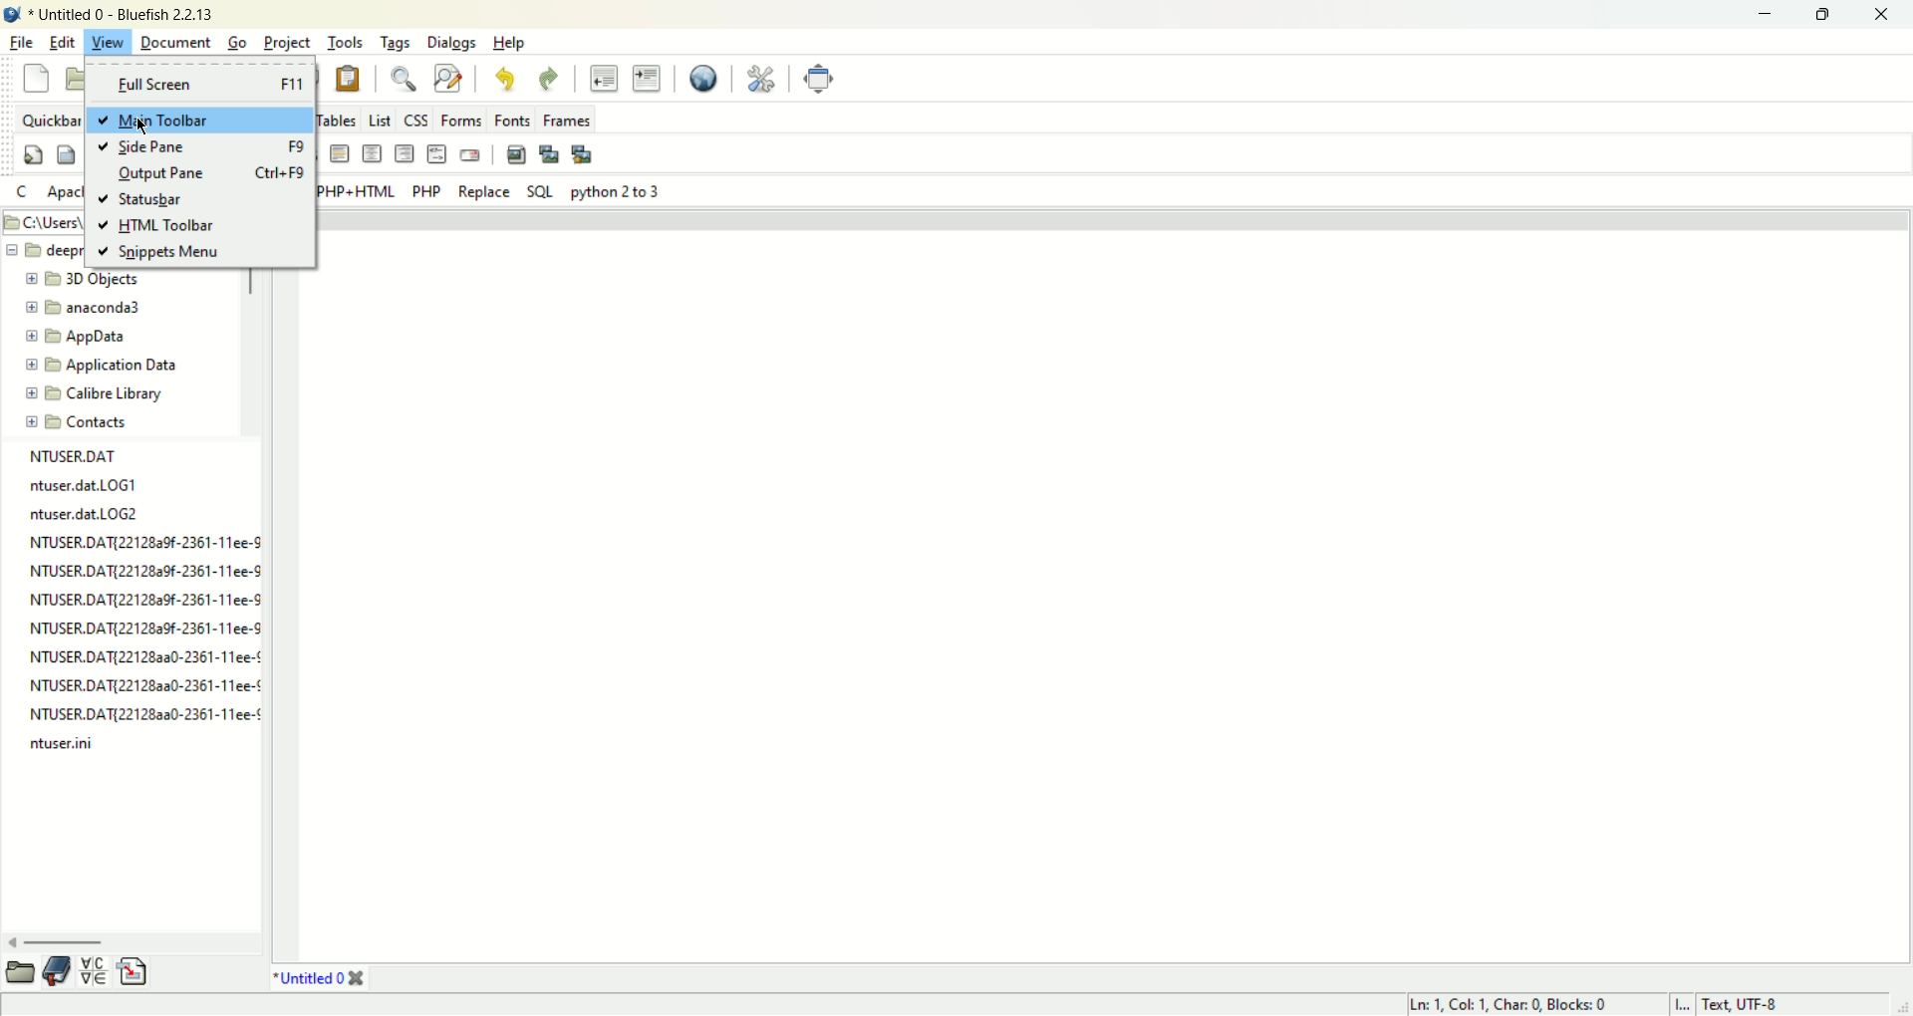  What do you see at coordinates (210, 173) in the screenshot?
I see `output pane` at bounding box center [210, 173].